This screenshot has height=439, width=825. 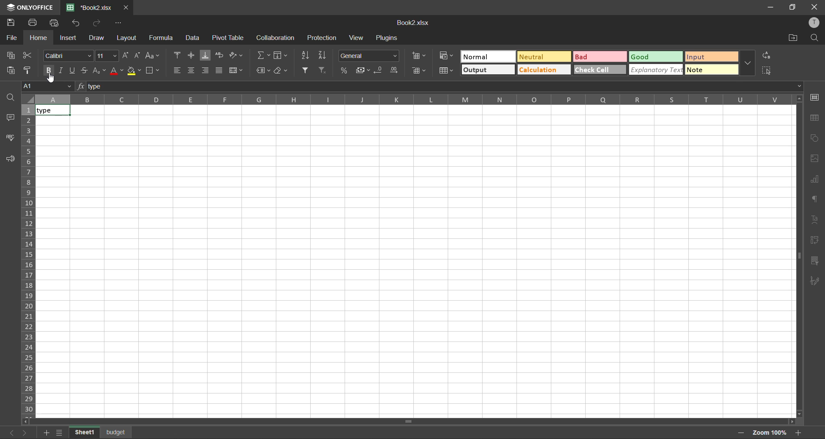 I want to click on align left, so click(x=177, y=70).